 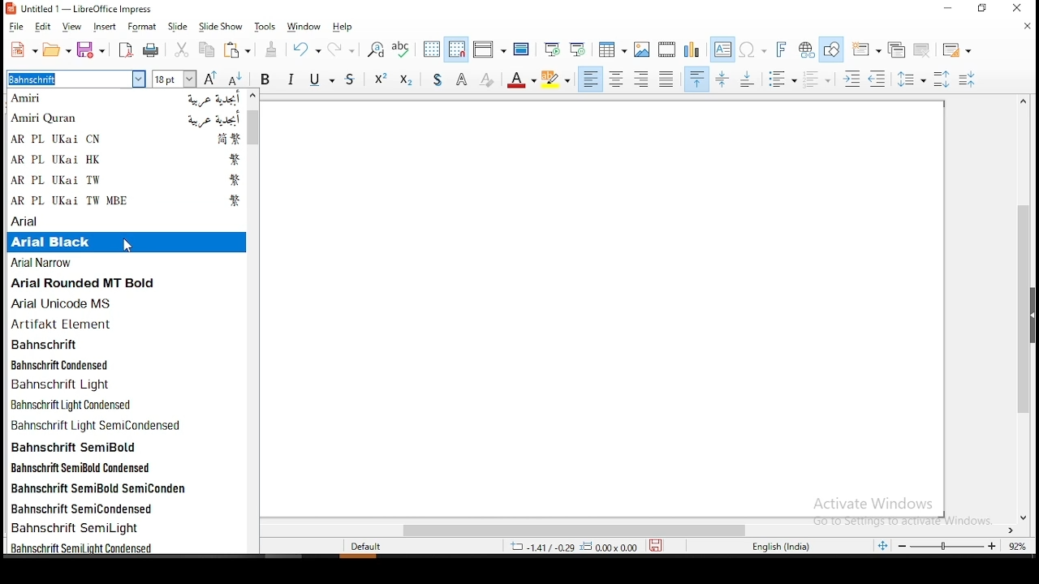 What do you see at coordinates (345, 48) in the screenshot?
I see `redo` at bounding box center [345, 48].